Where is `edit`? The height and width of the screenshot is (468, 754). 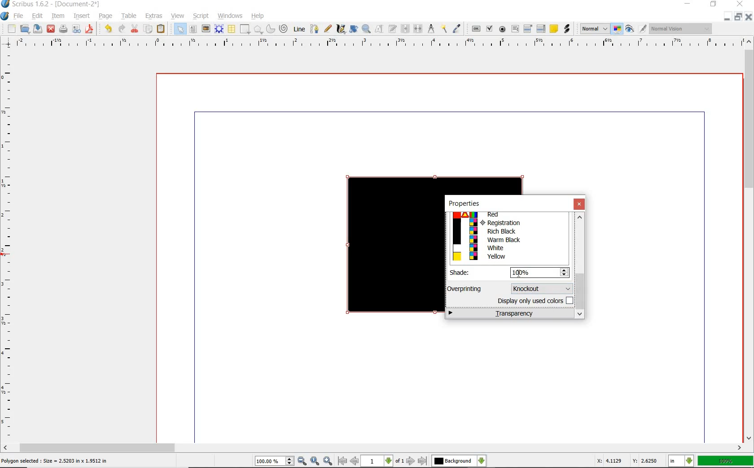 edit is located at coordinates (37, 16).